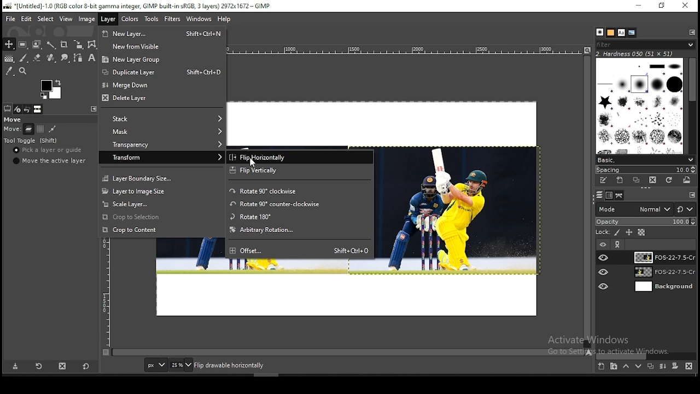  I want to click on wrap transform, so click(92, 44).